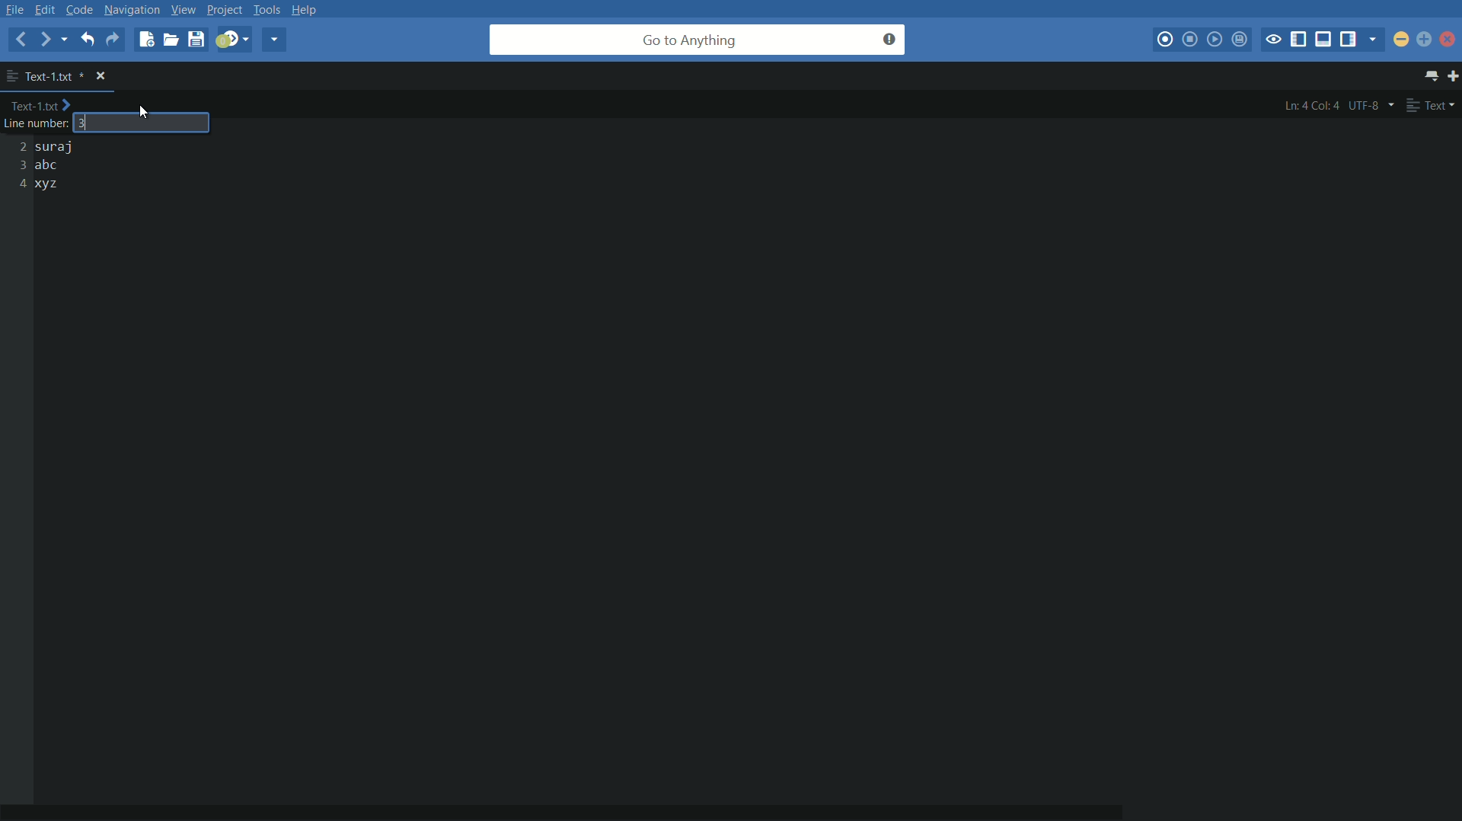 This screenshot has width=1462, height=821. I want to click on show/hide right panel, so click(1350, 40).